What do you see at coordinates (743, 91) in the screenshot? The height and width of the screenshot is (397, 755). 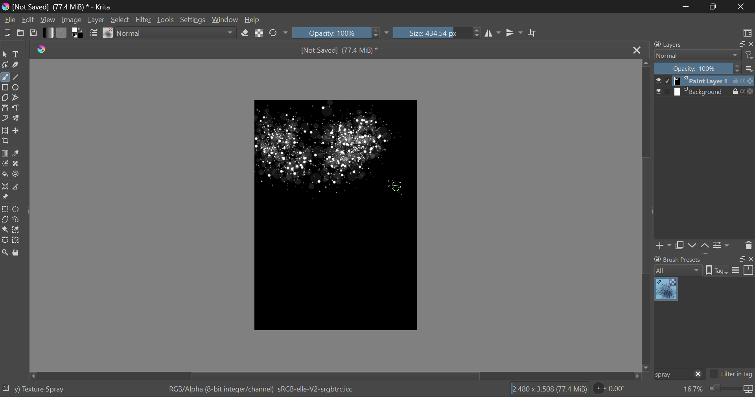 I see `actions` at bounding box center [743, 91].